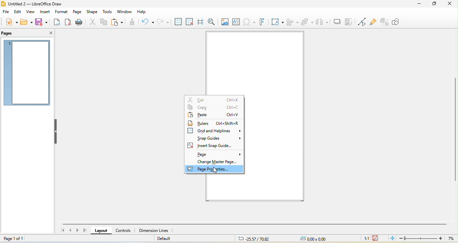 The width and height of the screenshot is (458, 243). I want to click on save, so click(43, 21).